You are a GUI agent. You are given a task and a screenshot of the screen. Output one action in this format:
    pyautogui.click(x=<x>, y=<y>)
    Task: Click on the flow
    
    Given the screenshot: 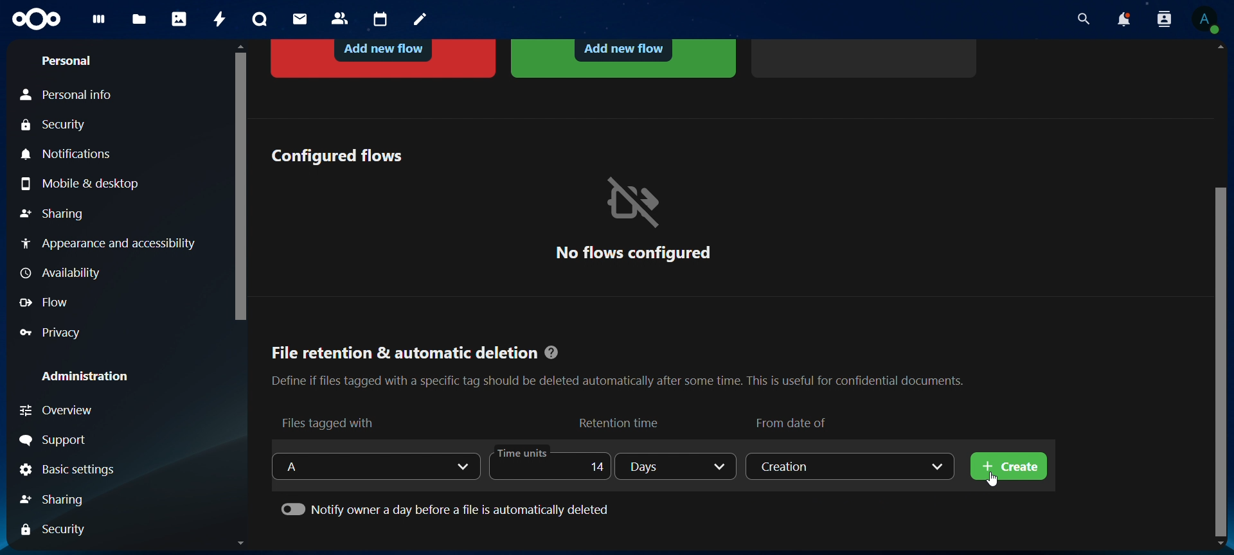 What is the action you would take?
    pyautogui.click(x=47, y=303)
    